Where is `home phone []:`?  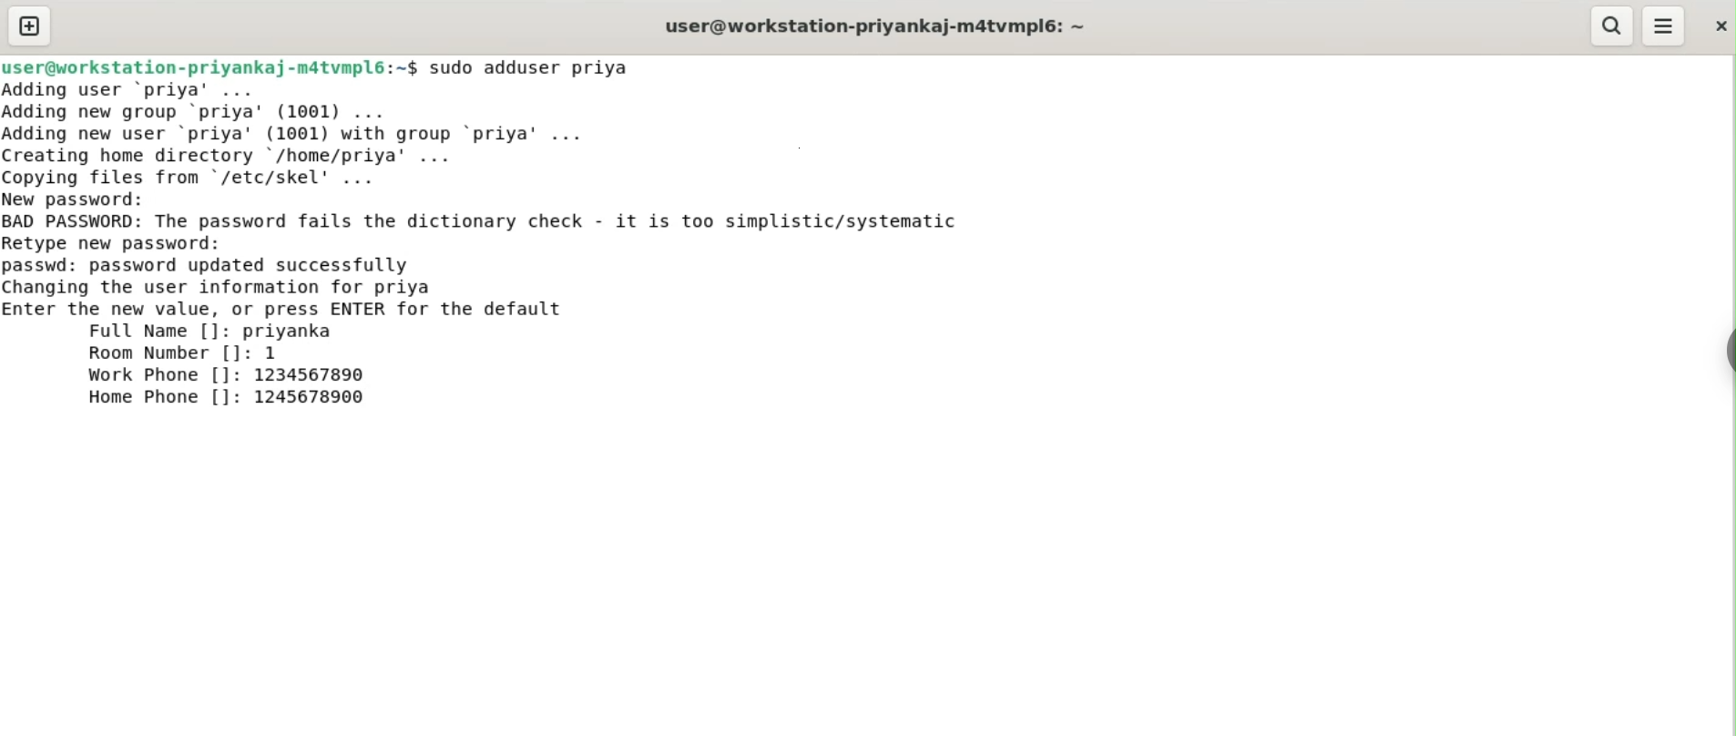
home phone []: is located at coordinates (163, 400).